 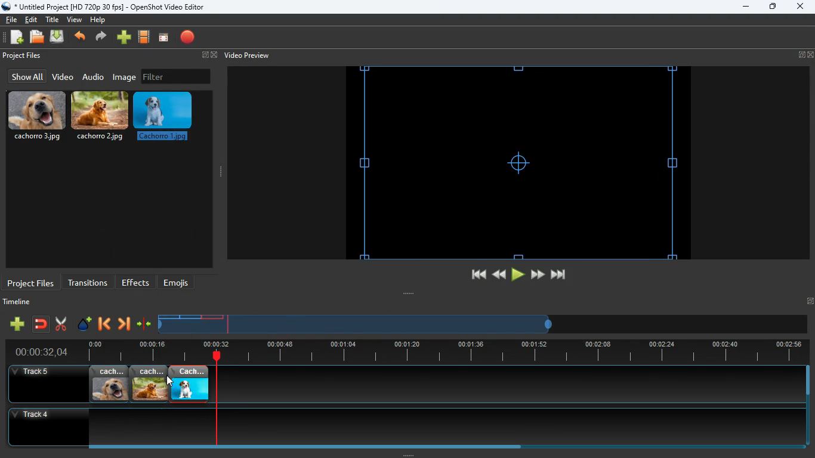 I want to click on record, so click(x=189, y=38).